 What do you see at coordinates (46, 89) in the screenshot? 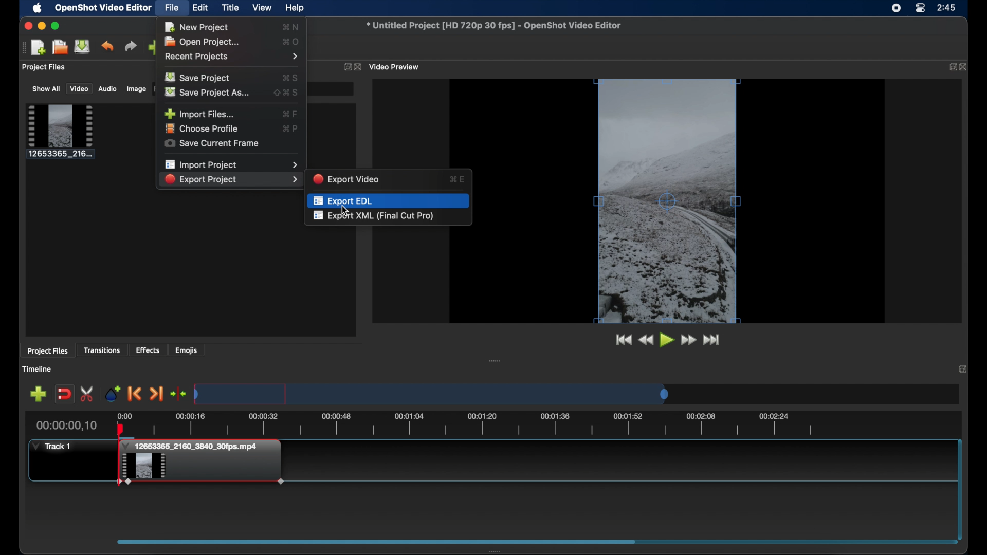
I see `show all` at bounding box center [46, 89].